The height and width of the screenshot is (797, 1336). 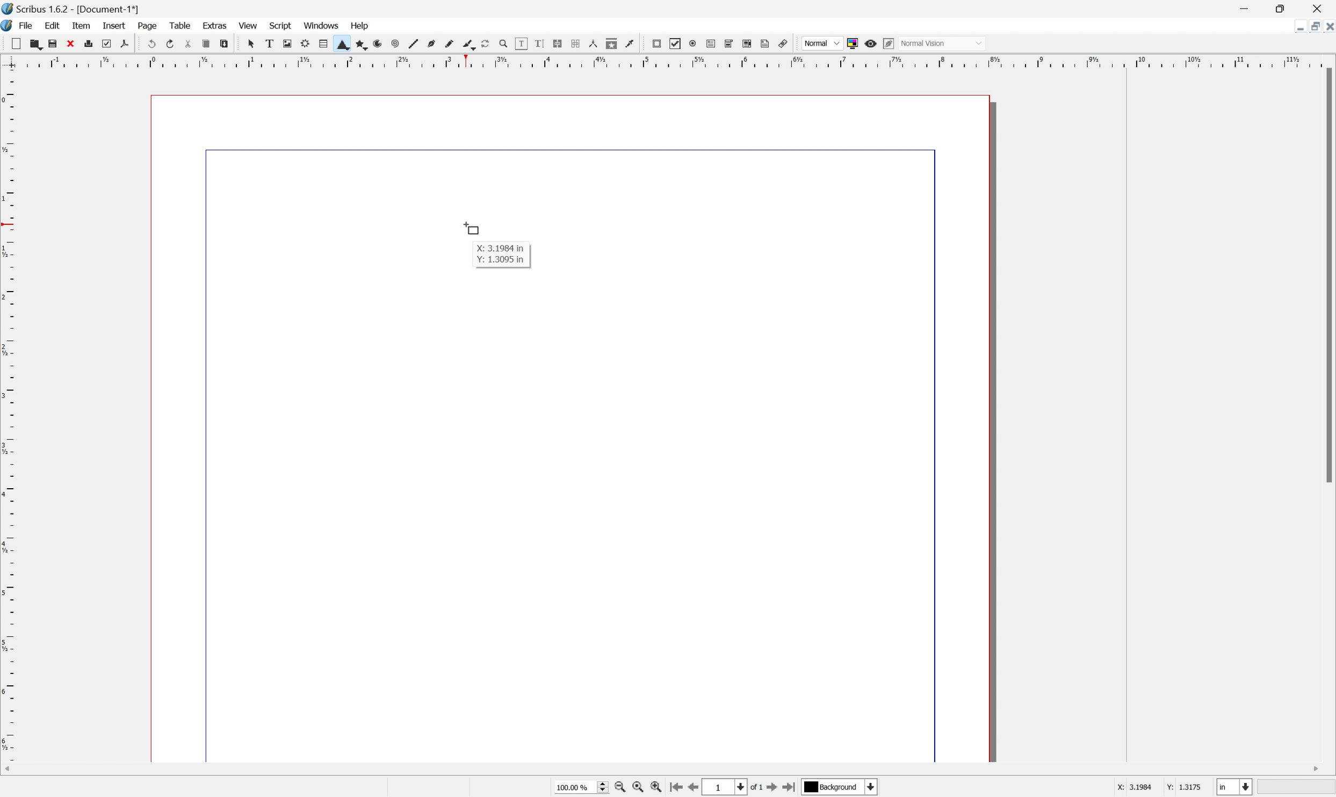 I want to click on Help, so click(x=360, y=27).